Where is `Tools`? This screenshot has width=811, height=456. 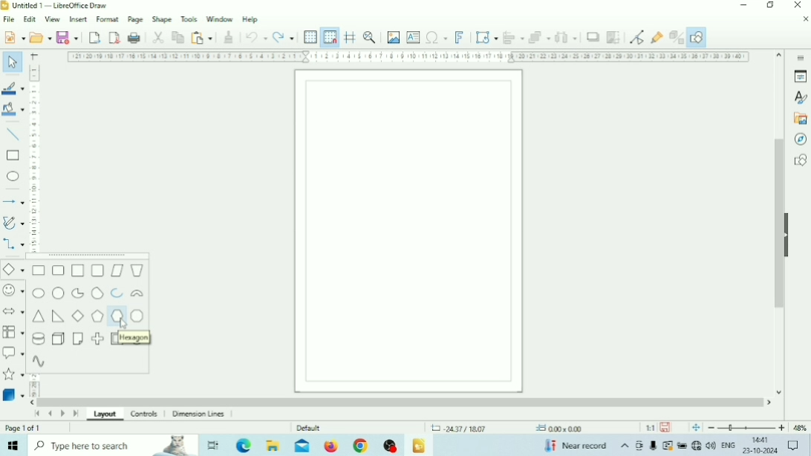
Tools is located at coordinates (189, 19).